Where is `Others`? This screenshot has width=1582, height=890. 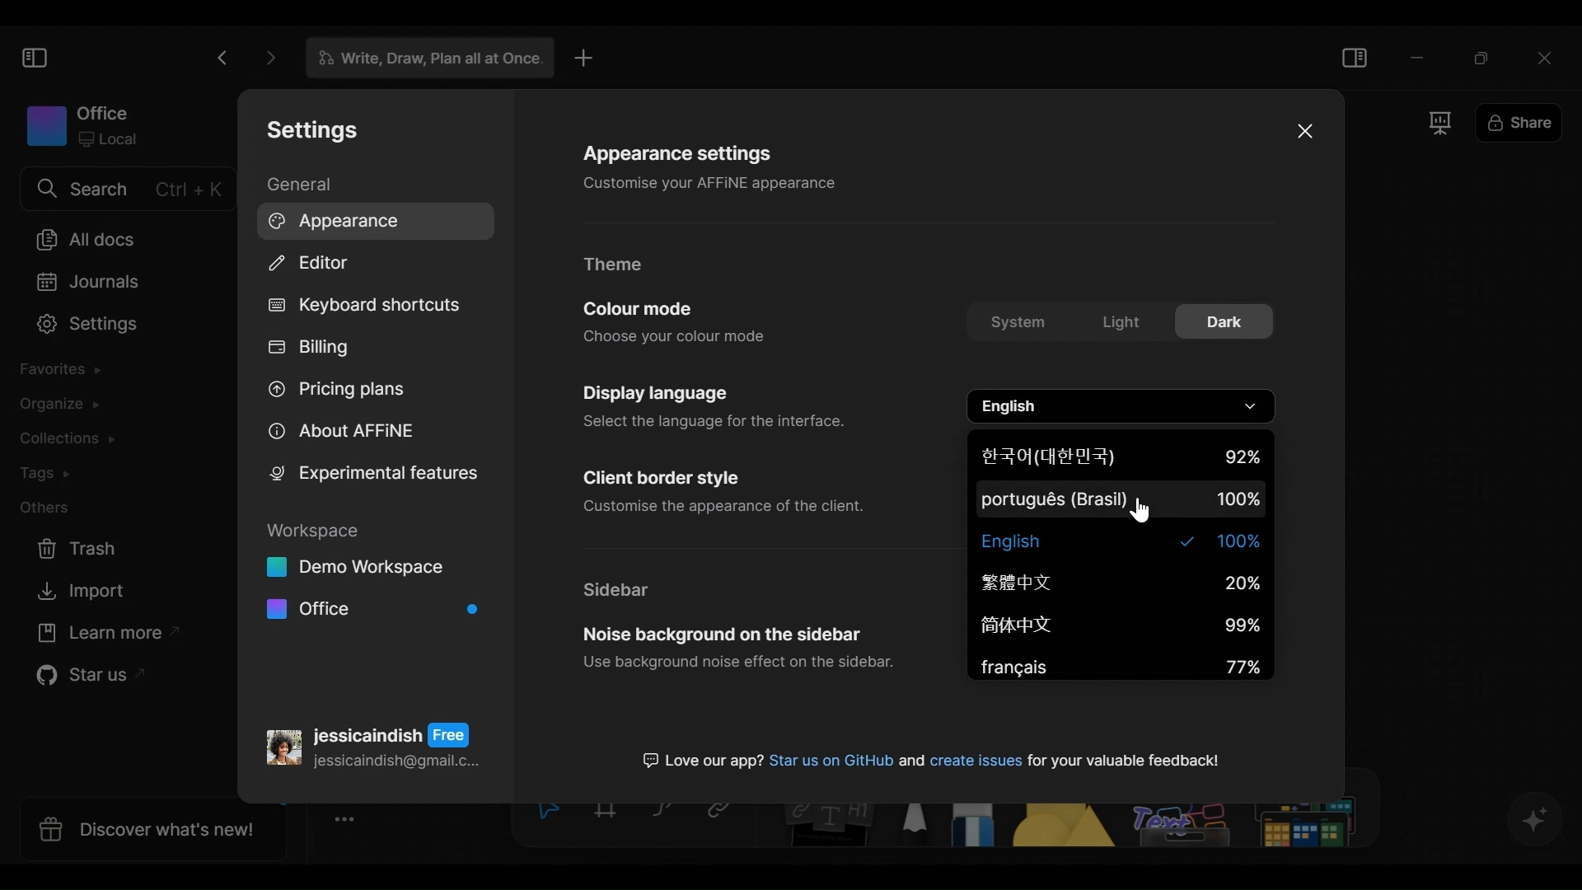 Others is located at coordinates (1244, 827).